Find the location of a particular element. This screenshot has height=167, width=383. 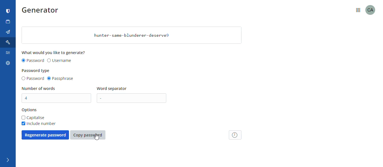

password radio button is located at coordinates (32, 79).